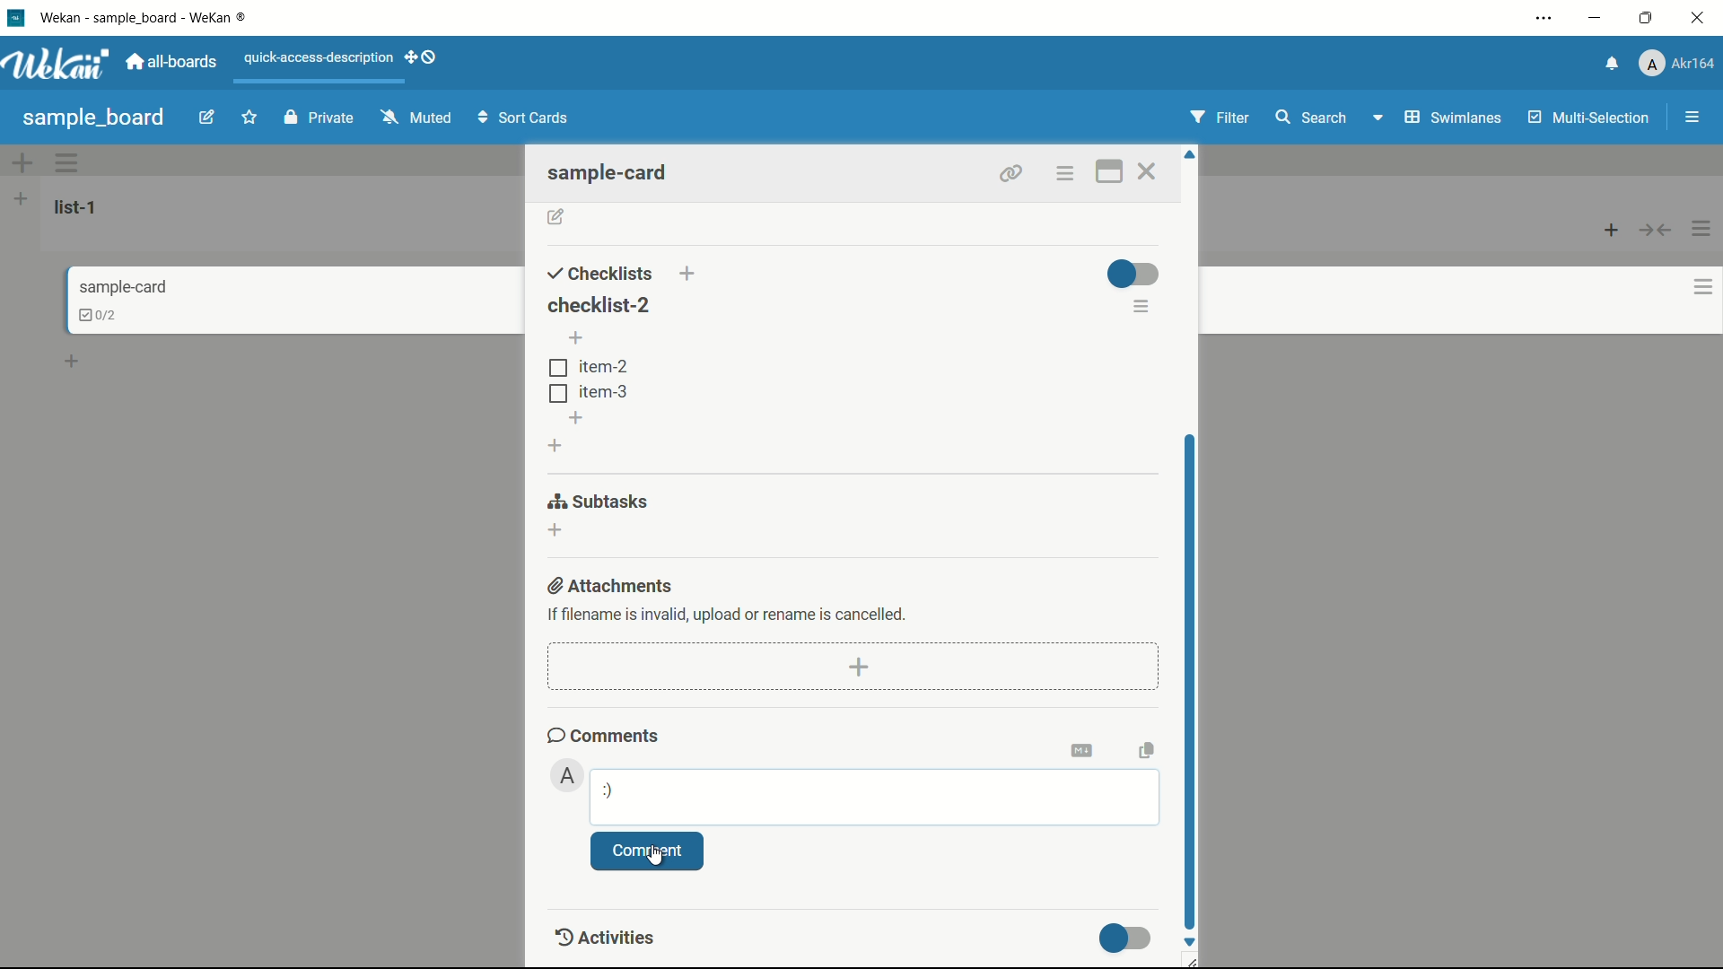  I want to click on add checklist, so click(690, 274).